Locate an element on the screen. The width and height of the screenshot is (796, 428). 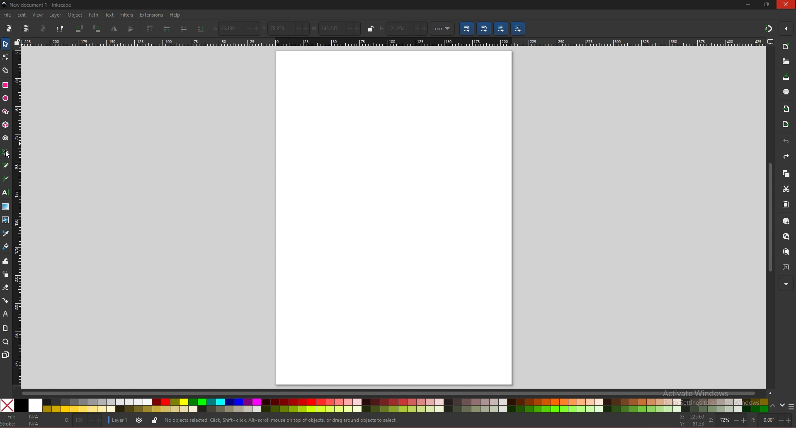
zoom drawing is located at coordinates (786, 237).